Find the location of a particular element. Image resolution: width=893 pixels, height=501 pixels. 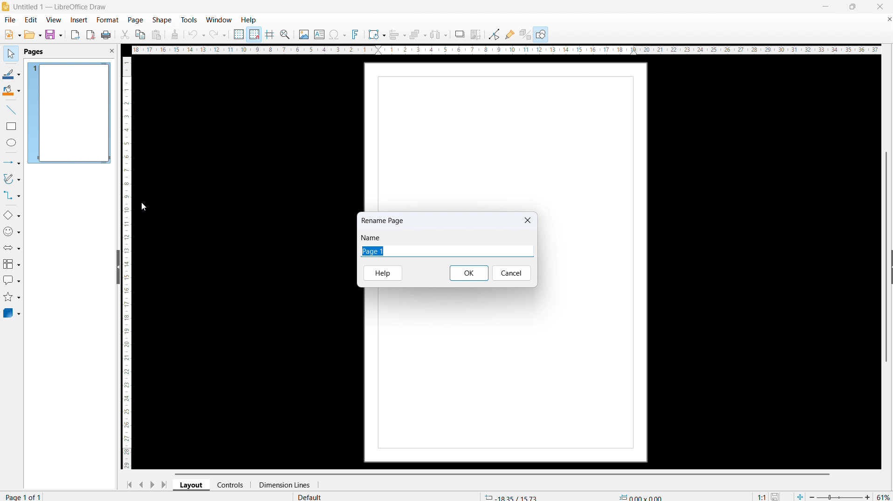

Horizontal scroll bar  is located at coordinates (501, 473).